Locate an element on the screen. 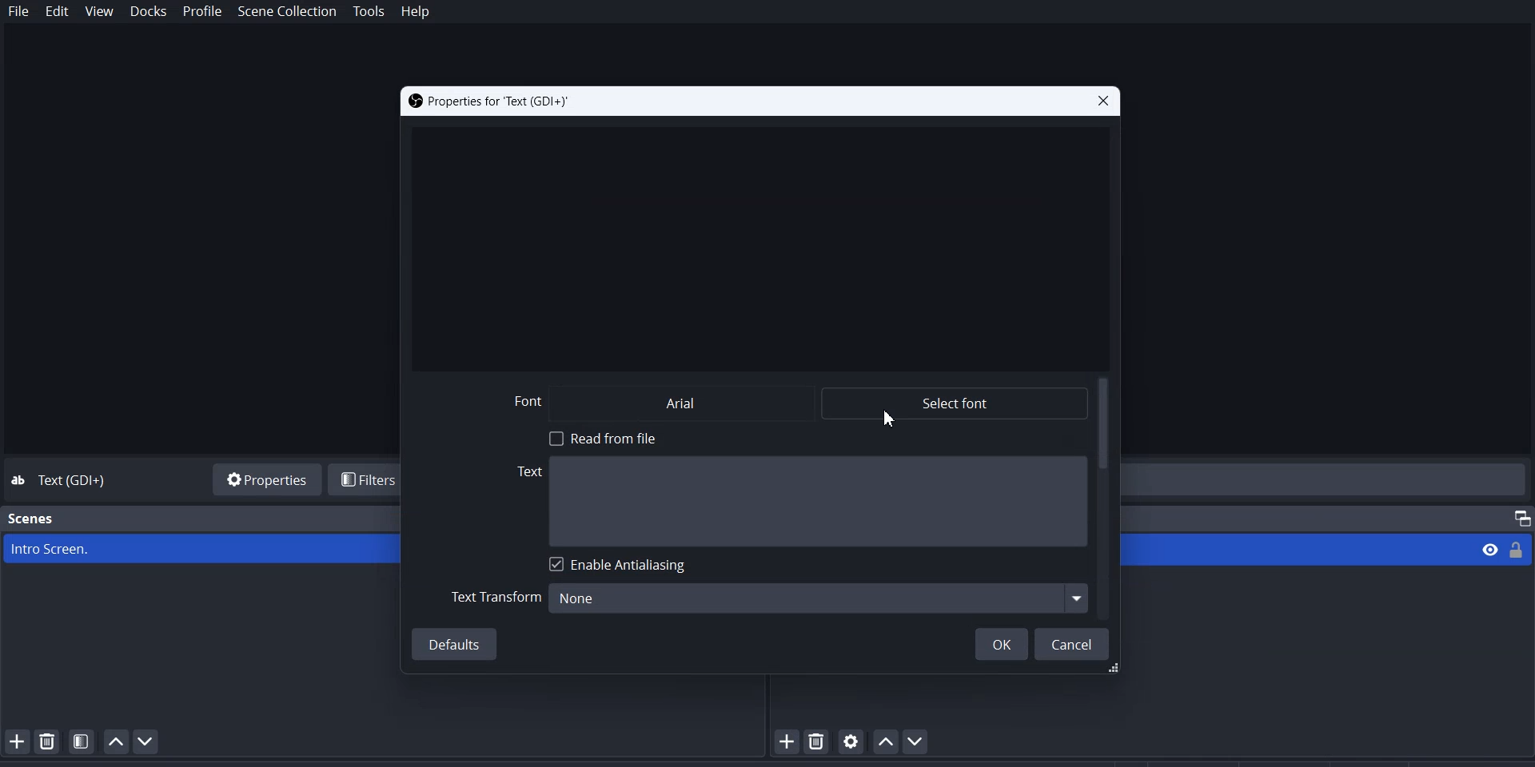 Image resolution: width=1535 pixels, height=767 pixels. Remove selected Source is located at coordinates (819, 741).